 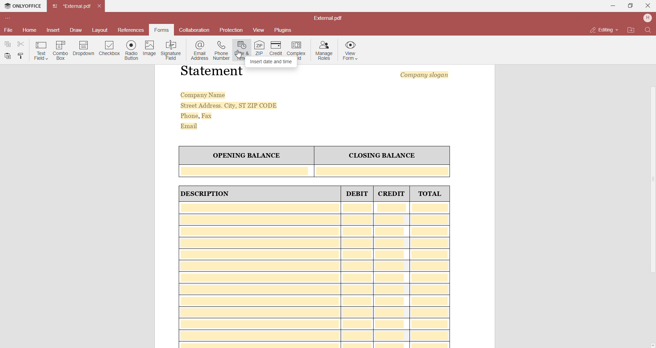 I want to click on Customize toolbar, so click(x=9, y=17).